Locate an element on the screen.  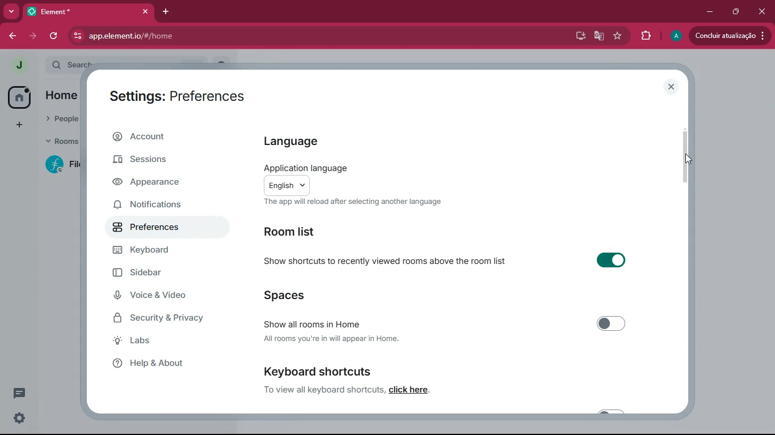
room list is located at coordinates (294, 232).